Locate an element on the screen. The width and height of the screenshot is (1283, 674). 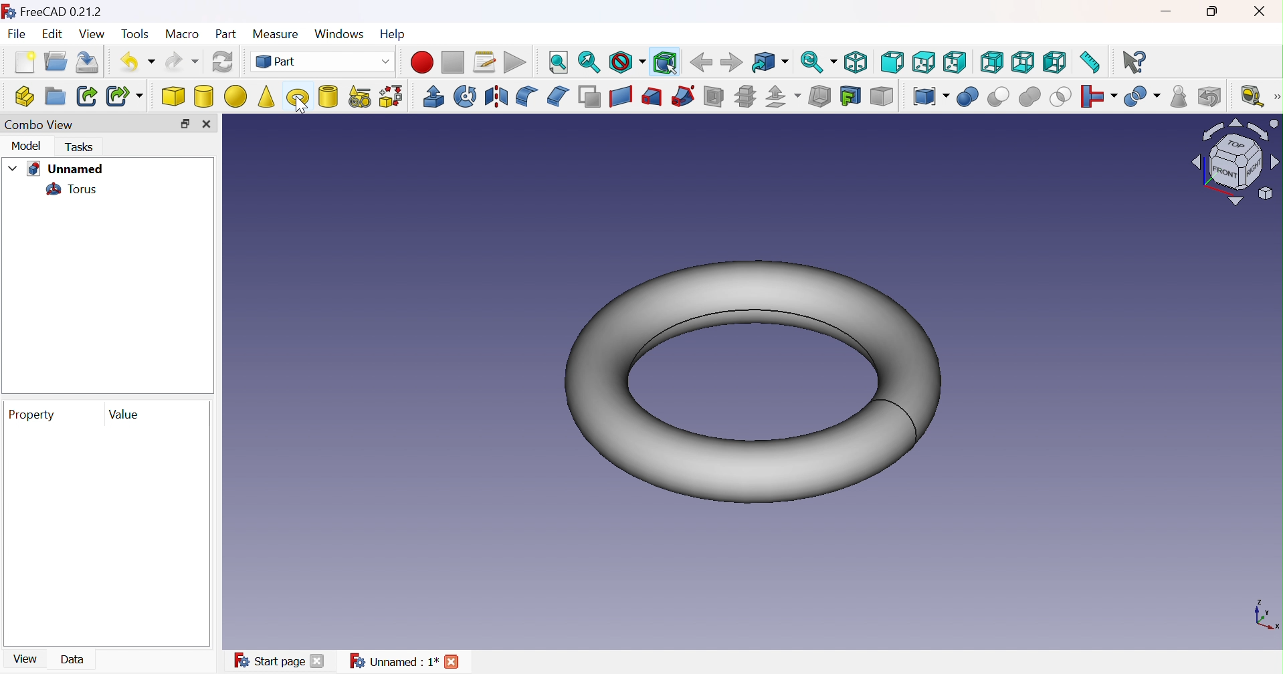
Create primitives is located at coordinates (361, 97).